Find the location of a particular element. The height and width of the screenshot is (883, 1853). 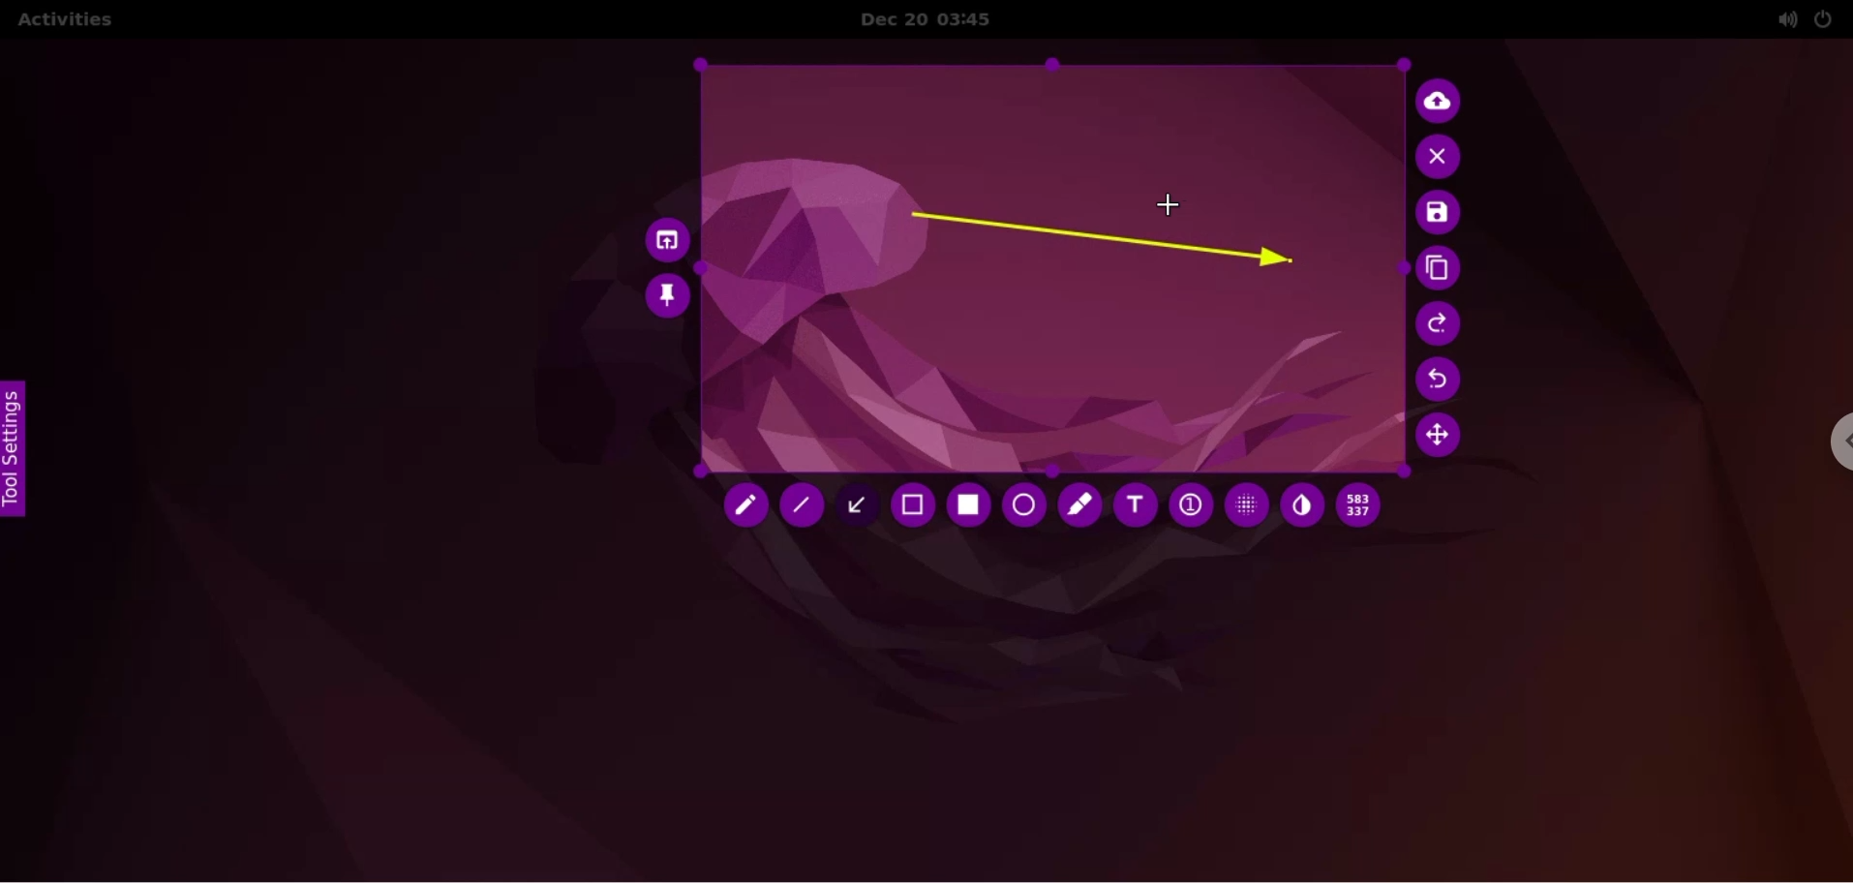

arrow tool is located at coordinates (863, 503).